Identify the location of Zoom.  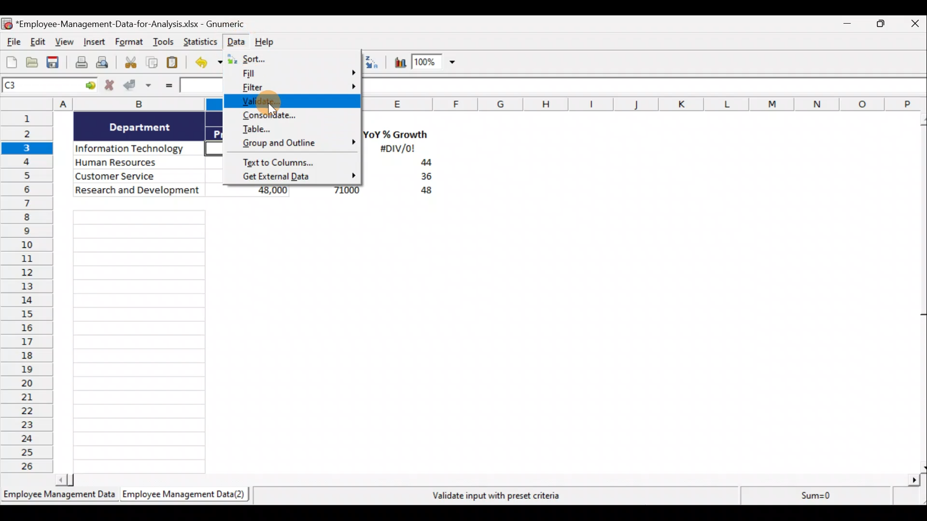
(436, 64).